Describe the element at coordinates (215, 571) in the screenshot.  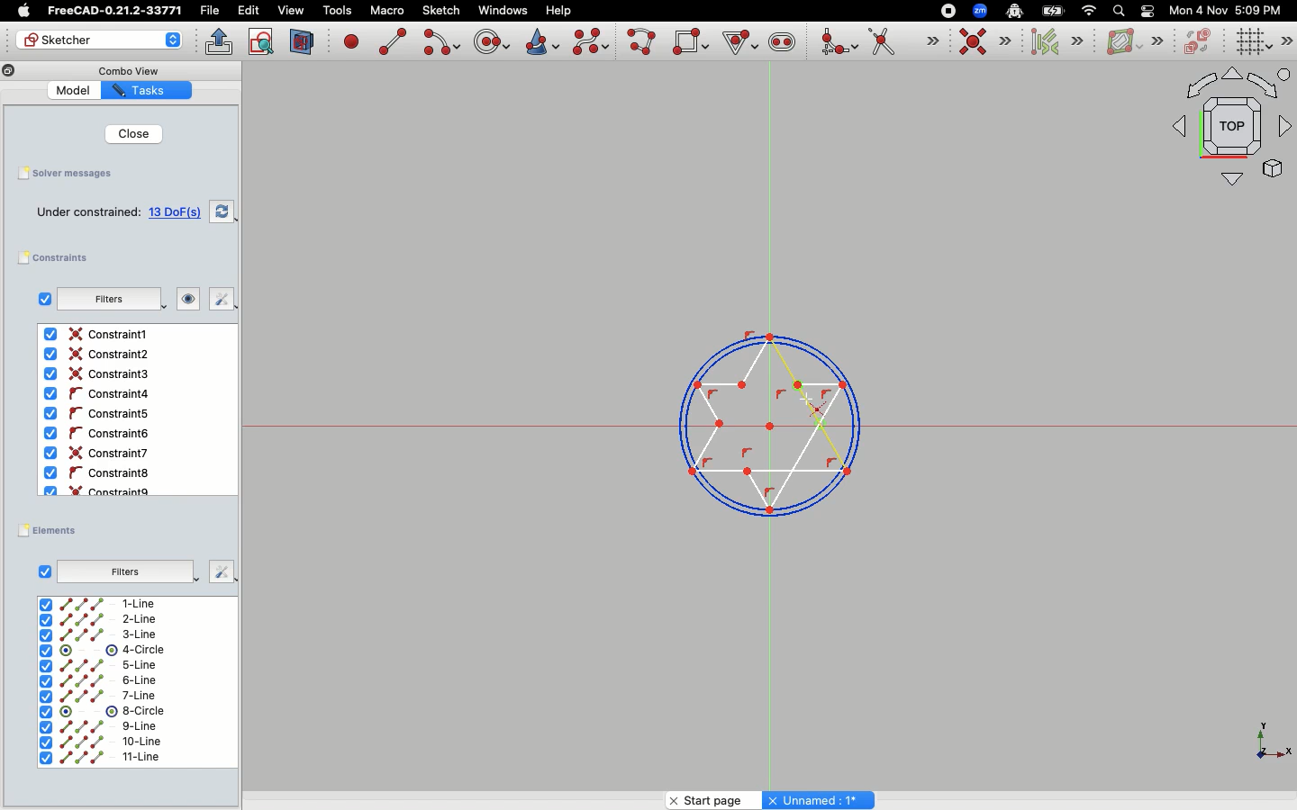
I see `Fix` at that location.